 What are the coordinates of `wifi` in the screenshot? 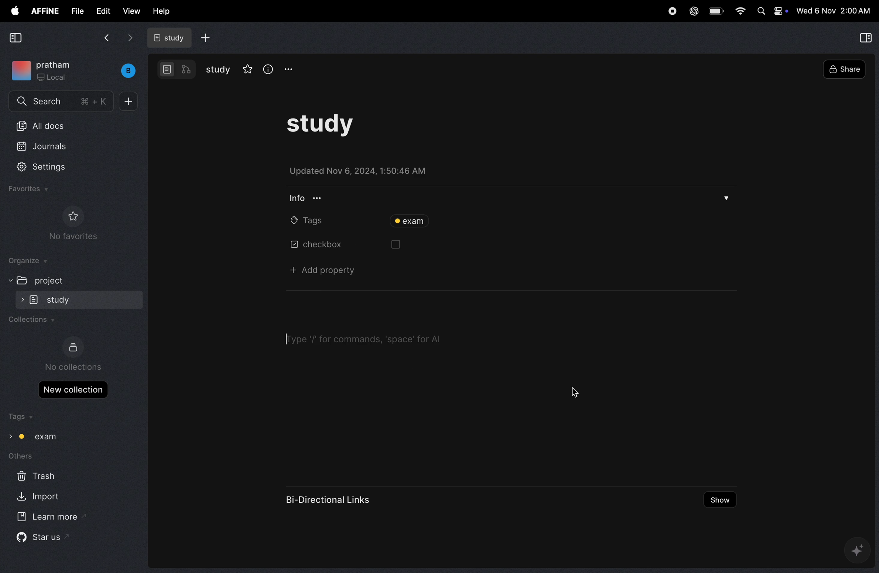 It's located at (740, 12).